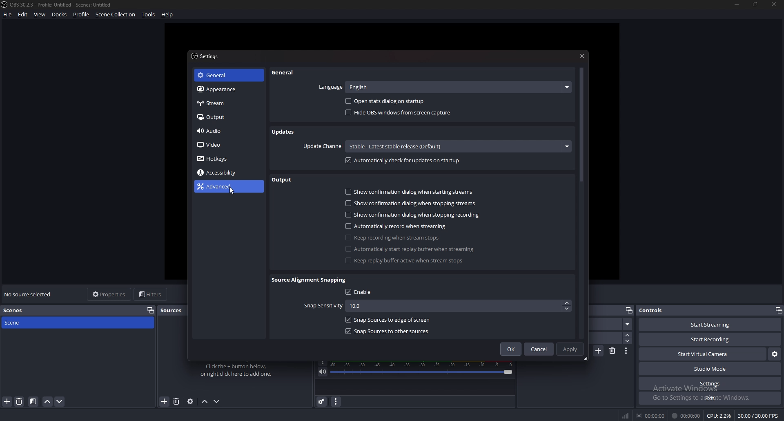  What do you see at coordinates (610, 324) in the screenshot?
I see `fade` at bounding box center [610, 324].